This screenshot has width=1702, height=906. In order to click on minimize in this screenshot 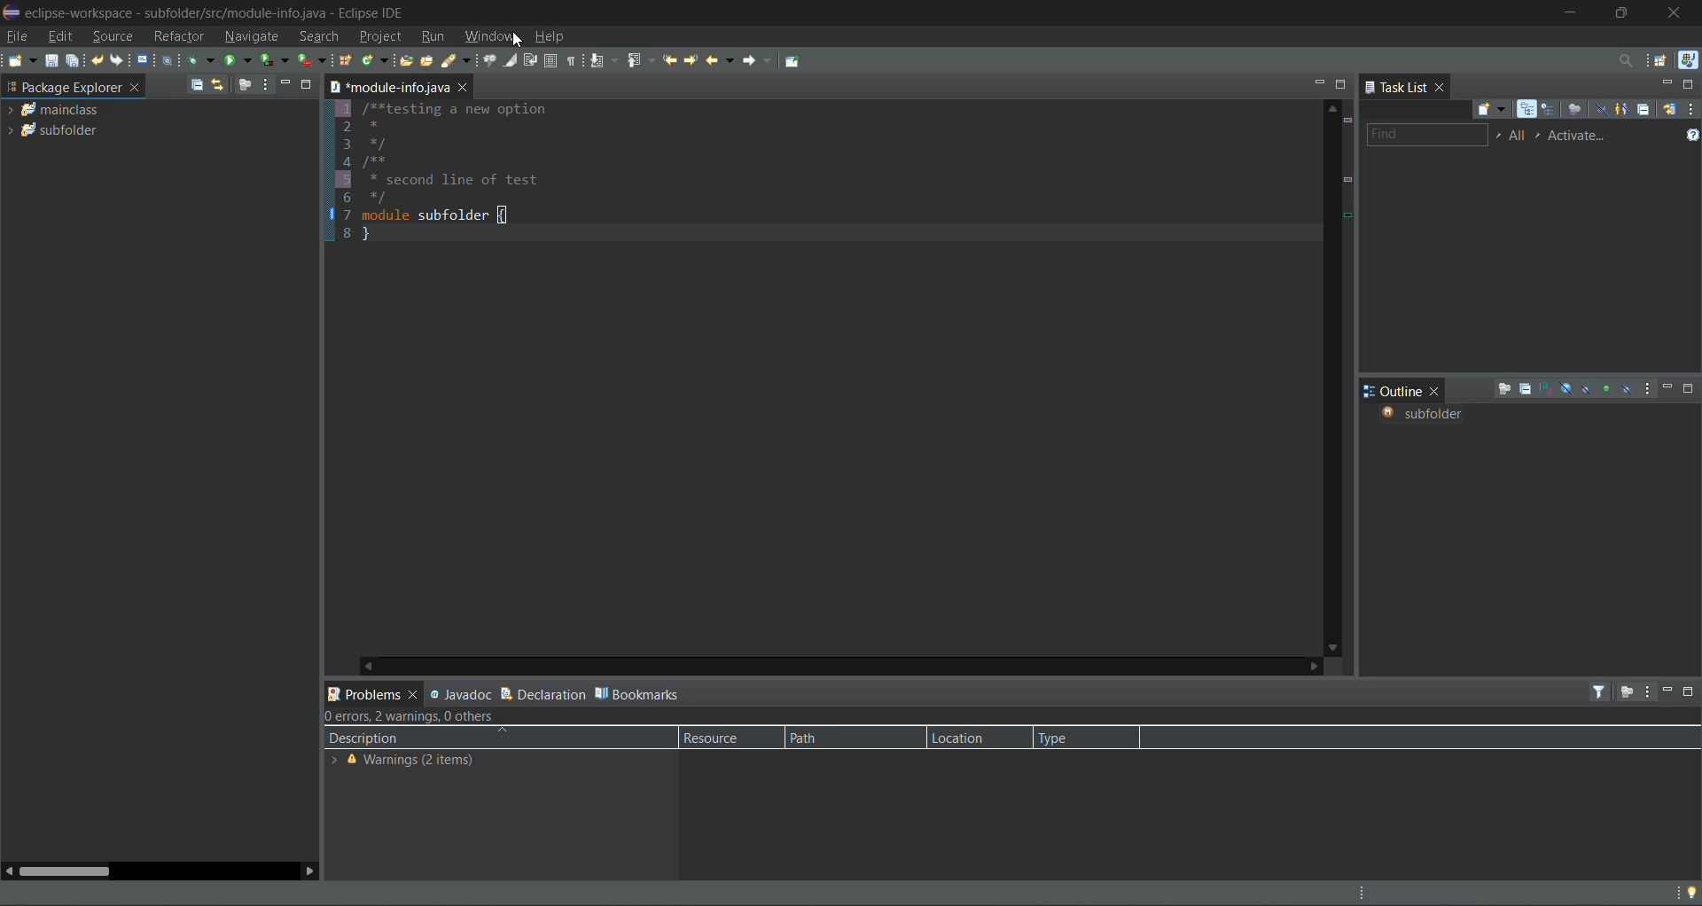, I will do `click(1668, 390)`.